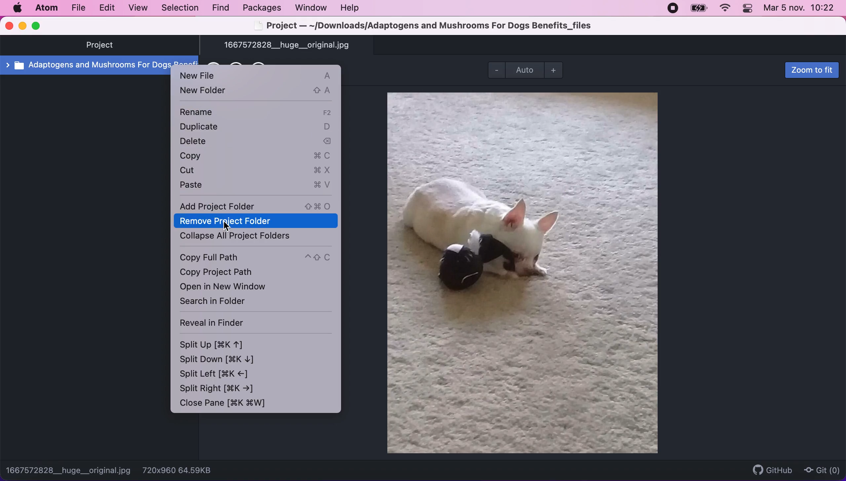 Image resolution: width=846 pixels, height=481 pixels. What do you see at coordinates (217, 323) in the screenshot?
I see `reveal in finder` at bounding box center [217, 323].